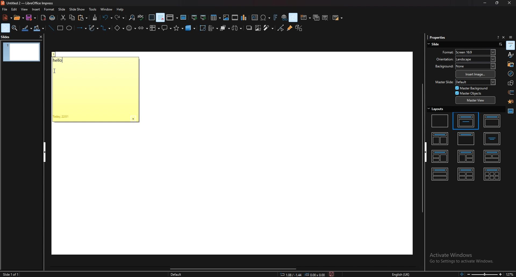 The height and width of the screenshot is (277, 516). What do you see at coordinates (49, 9) in the screenshot?
I see `format` at bounding box center [49, 9].